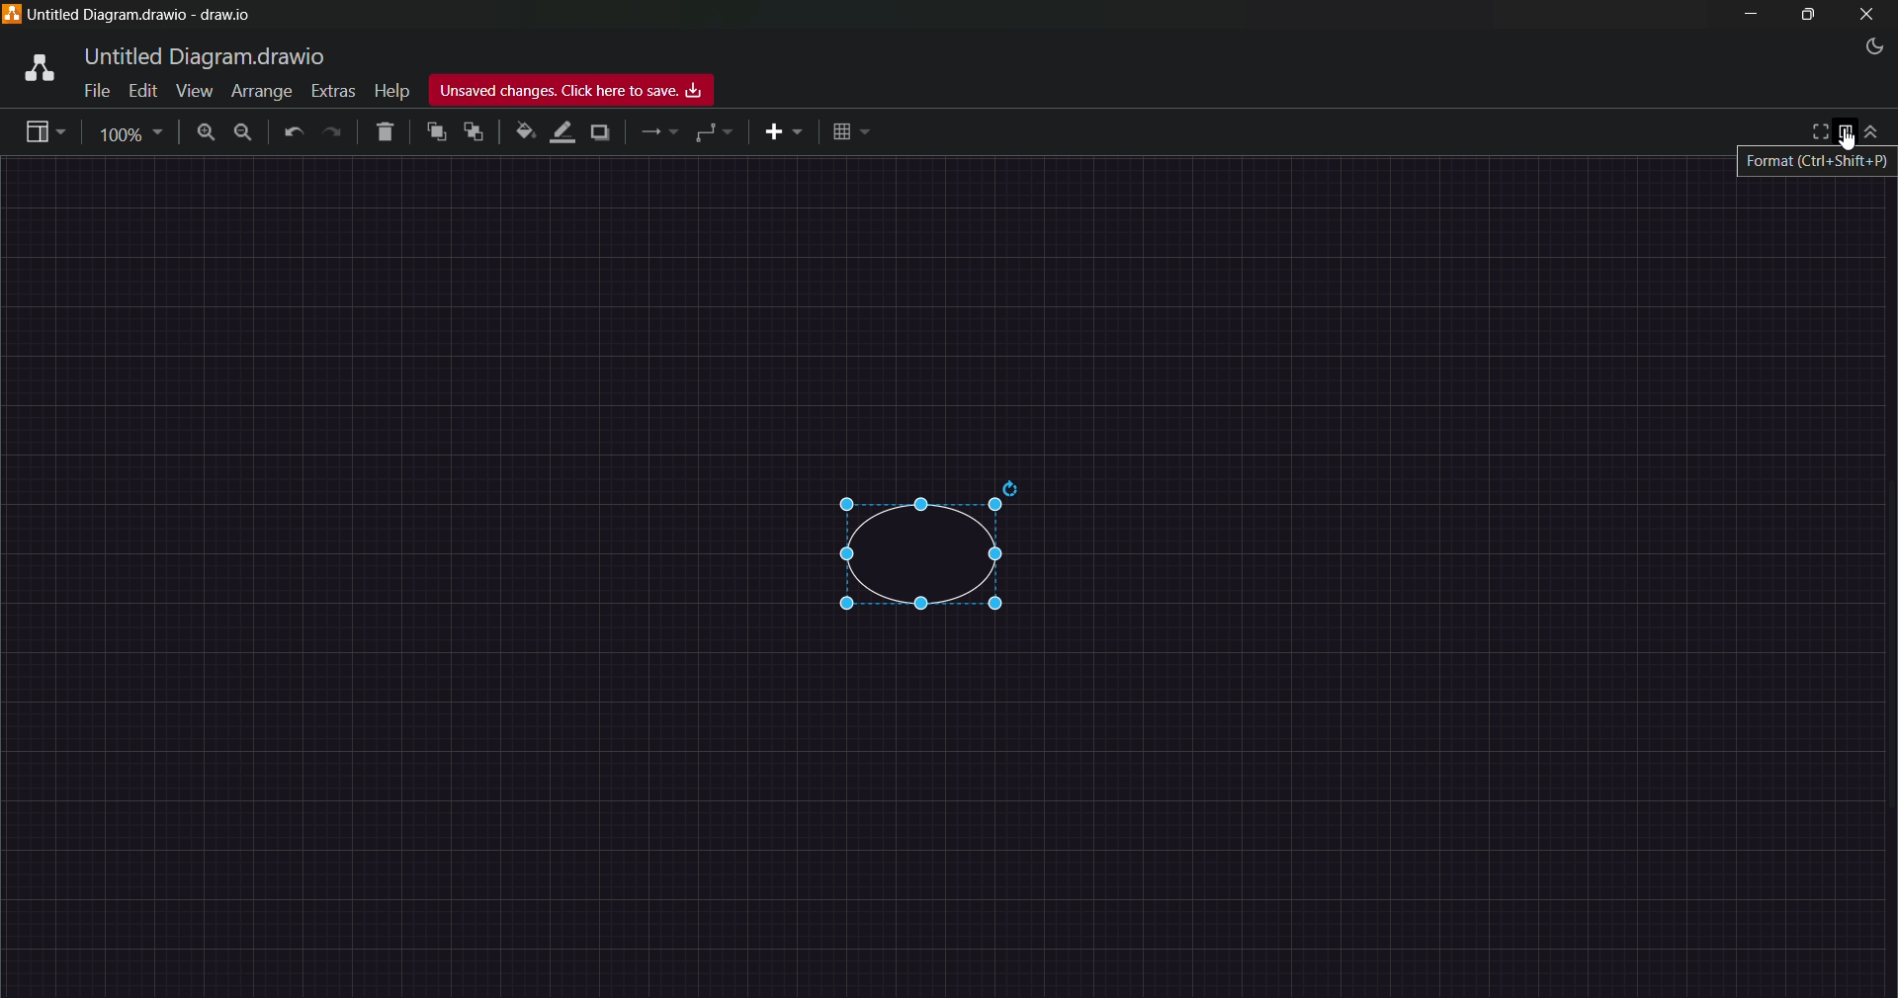  What do you see at coordinates (242, 135) in the screenshot?
I see `zoom out` at bounding box center [242, 135].